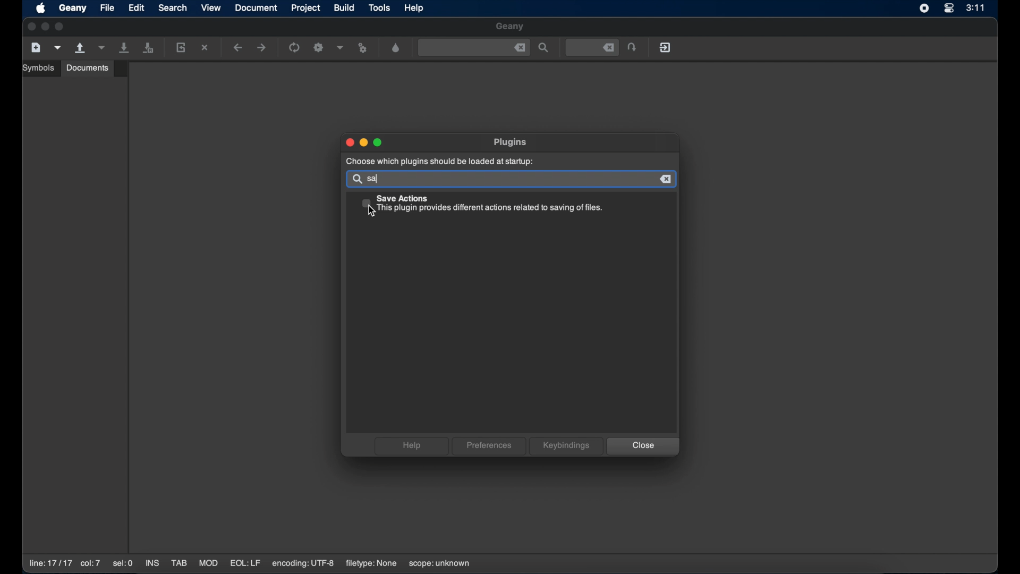 The height and width of the screenshot is (574, 1020). I want to click on preferences, so click(489, 446).